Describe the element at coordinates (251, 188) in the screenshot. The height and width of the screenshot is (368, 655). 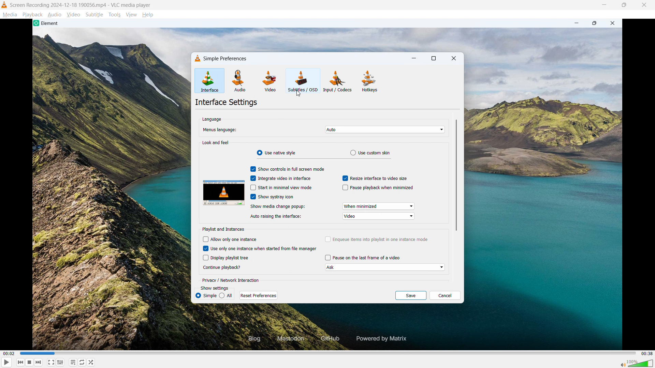
I see `checkbox` at that location.